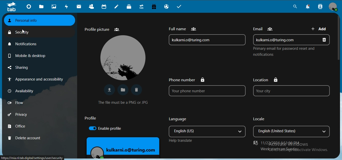 The width and height of the screenshot is (342, 160). I want to click on profile picture, so click(103, 30).